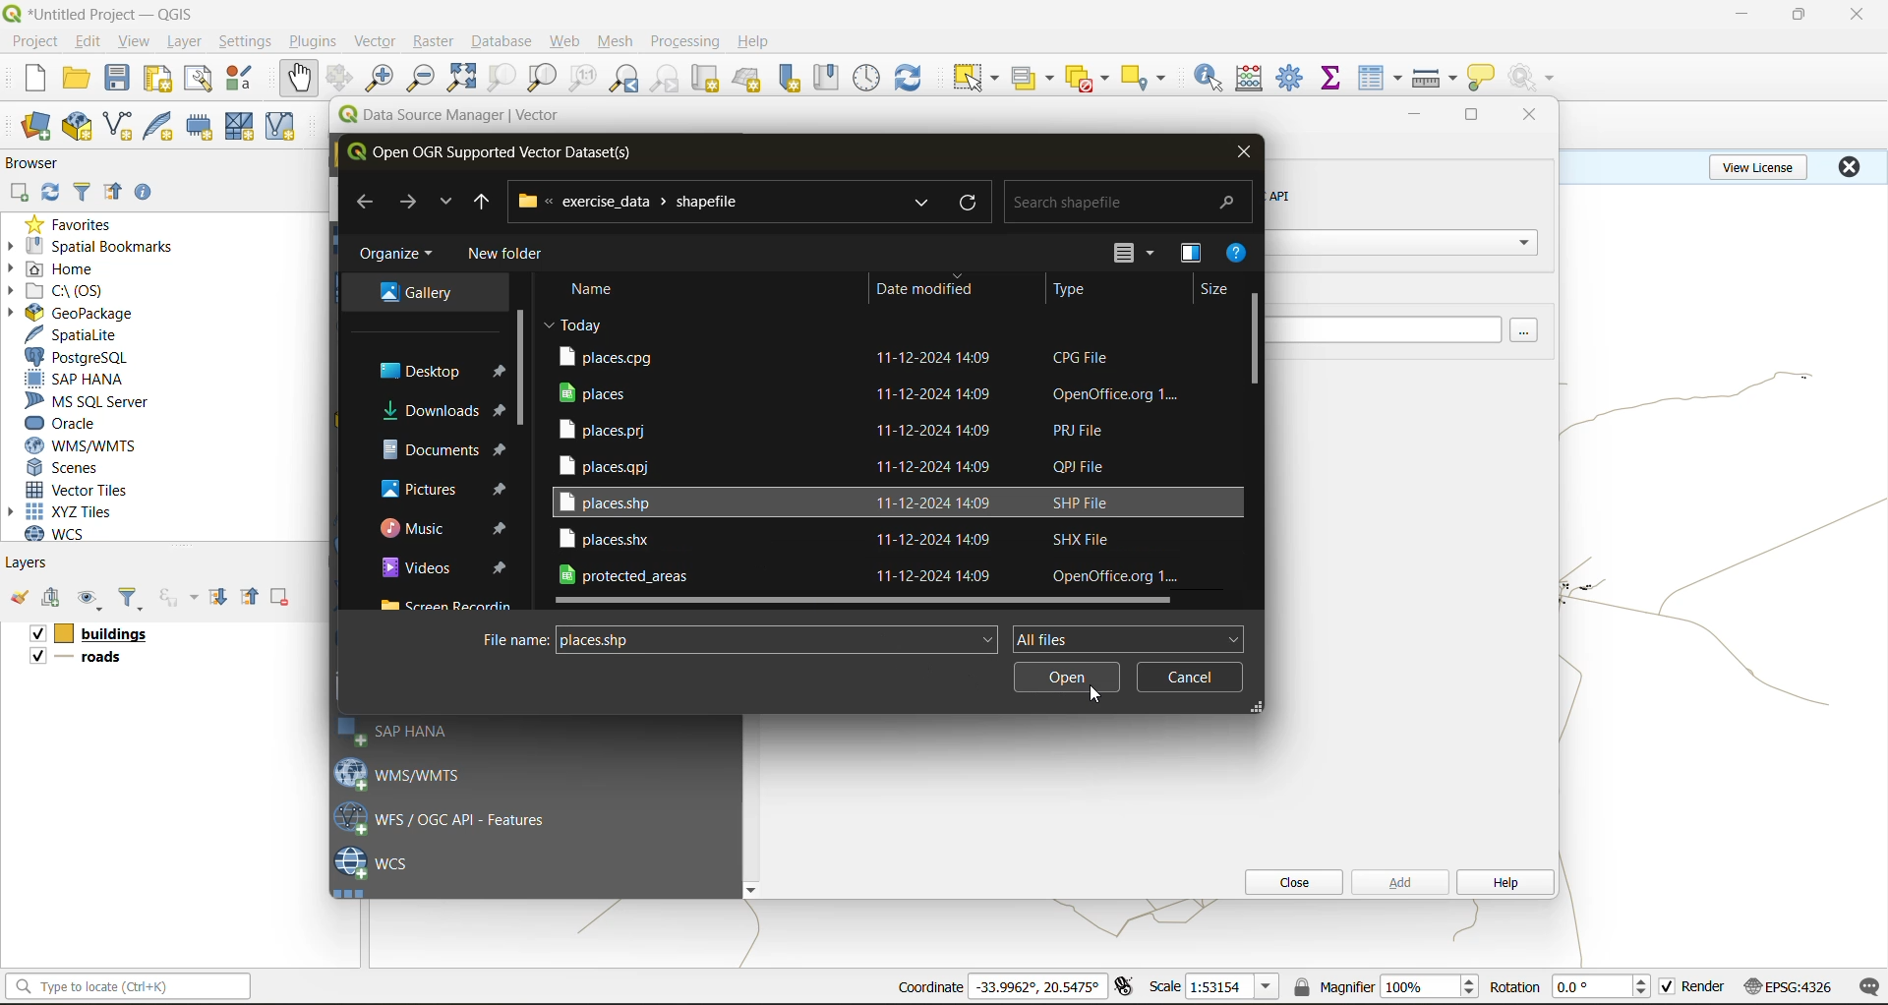  I want to click on layers, so click(110, 634).